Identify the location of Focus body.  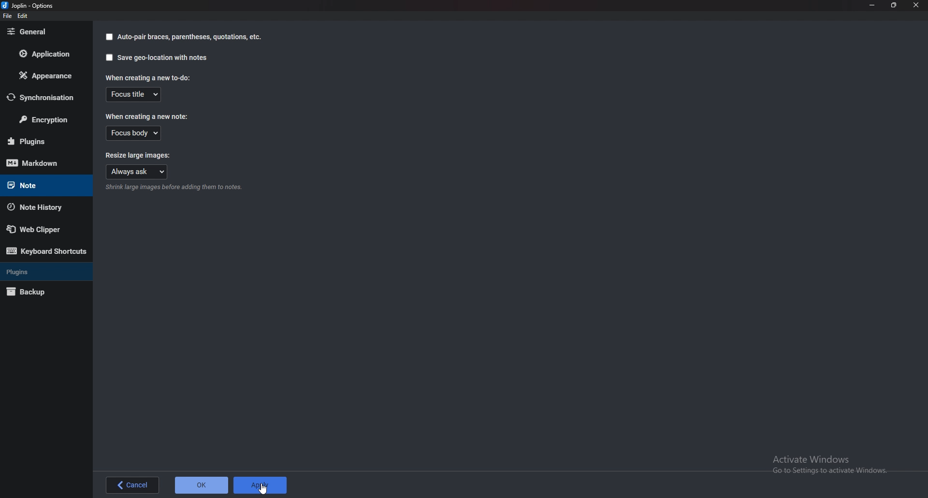
(134, 134).